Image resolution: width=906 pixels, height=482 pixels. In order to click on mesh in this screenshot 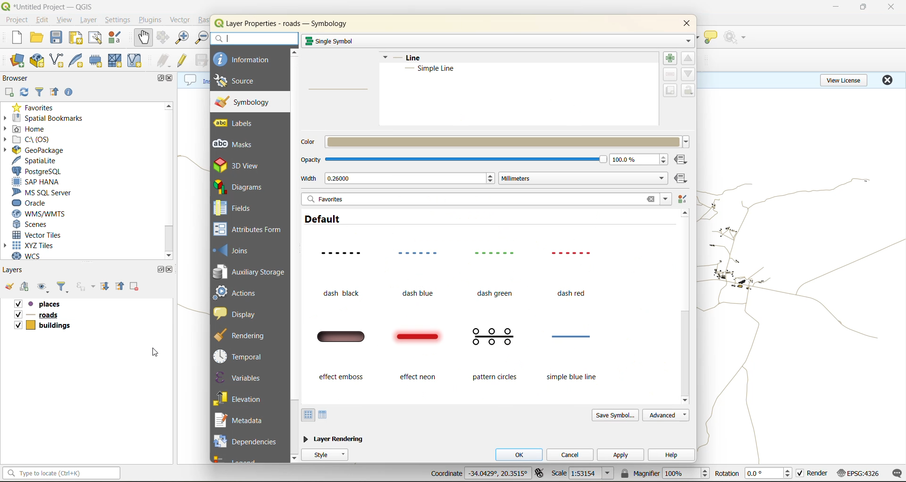, I will do `click(115, 61)`.